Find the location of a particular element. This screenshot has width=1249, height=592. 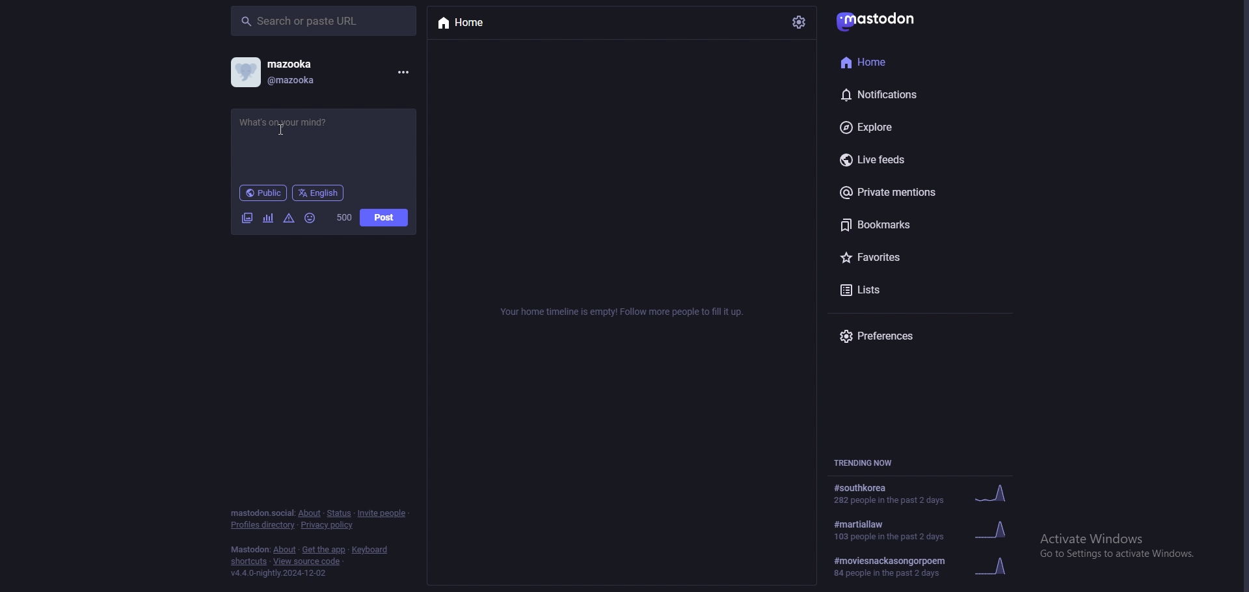

language is located at coordinates (318, 193).